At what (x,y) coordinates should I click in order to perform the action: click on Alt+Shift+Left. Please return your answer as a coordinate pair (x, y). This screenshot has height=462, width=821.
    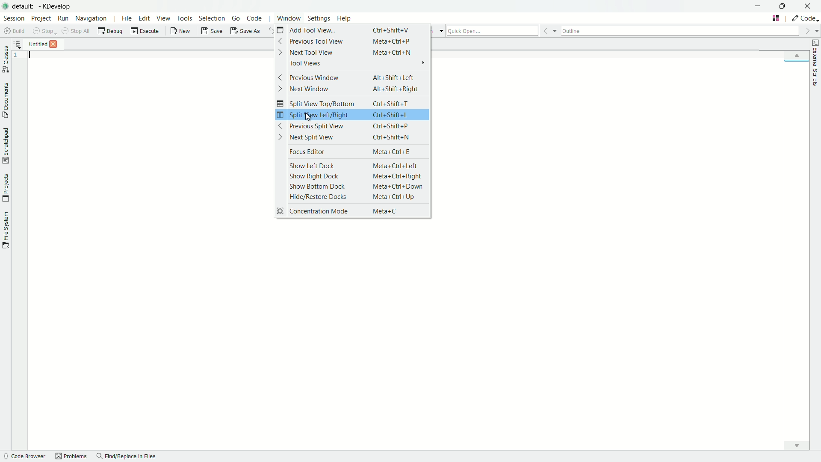
    Looking at the image, I should click on (395, 77).